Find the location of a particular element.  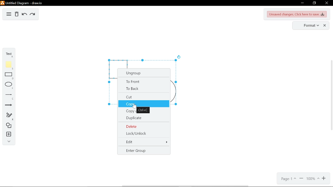

redo is located at coordinates (32, 14).